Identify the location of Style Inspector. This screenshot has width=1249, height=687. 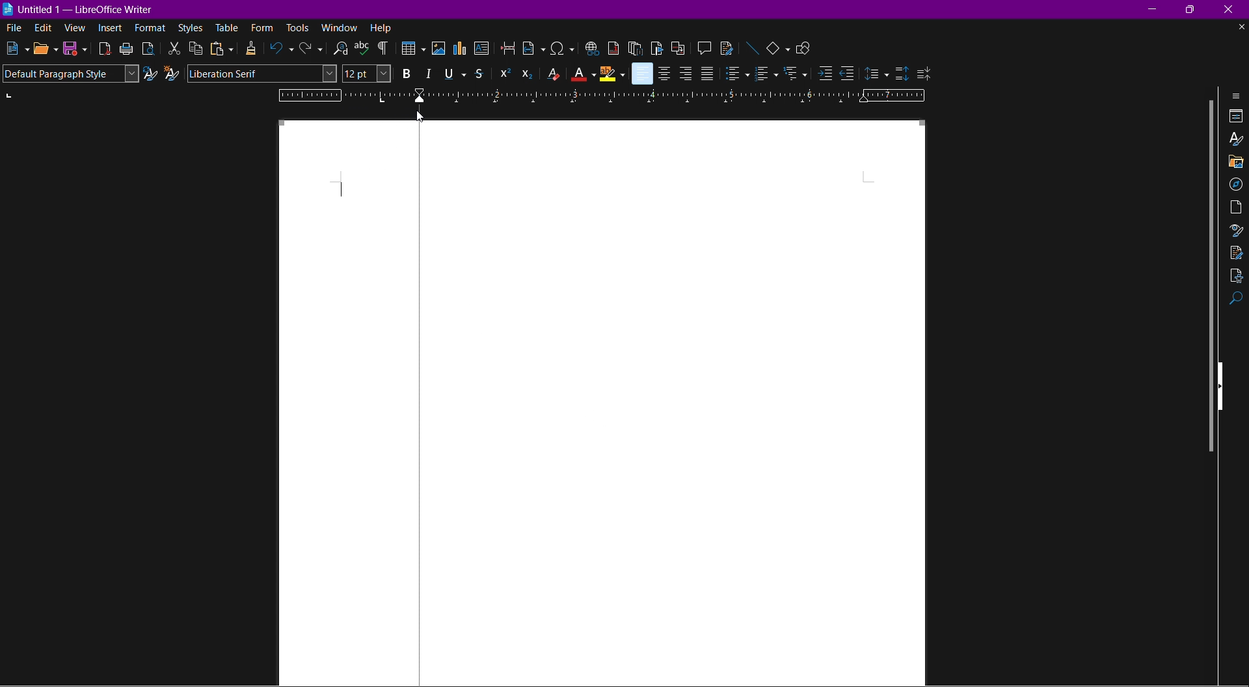
(1235, 231).